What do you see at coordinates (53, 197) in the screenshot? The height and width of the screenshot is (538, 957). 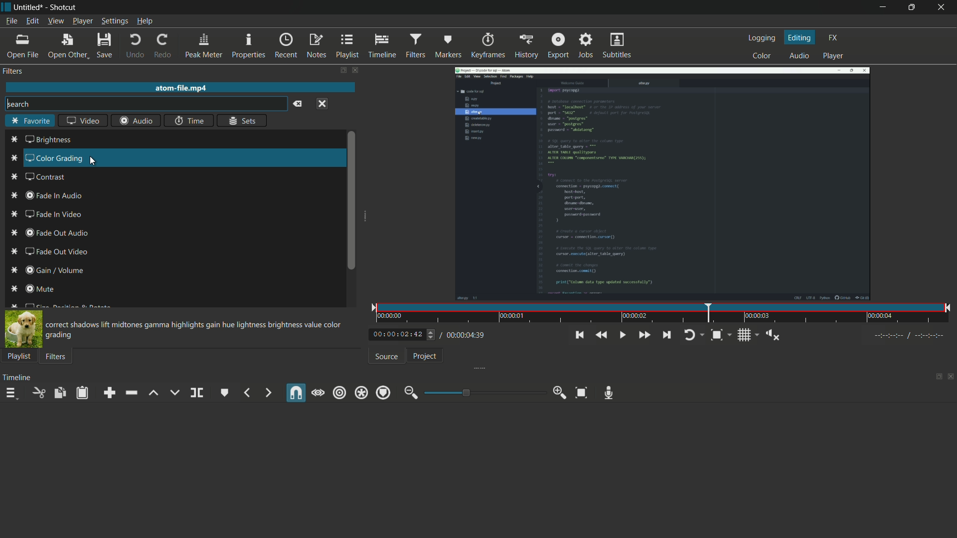 I see `fade in audio` at bounding box center [53, 197].